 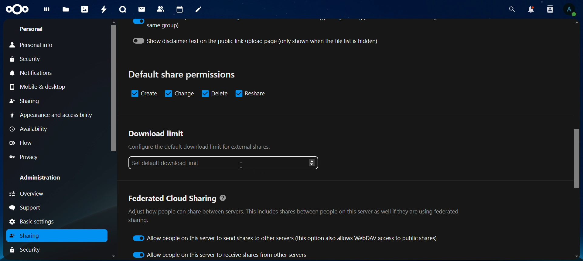 What do you see at coordinates (155, 24) in the screenshot?
I see `same group` at bounding box center [155, 24].